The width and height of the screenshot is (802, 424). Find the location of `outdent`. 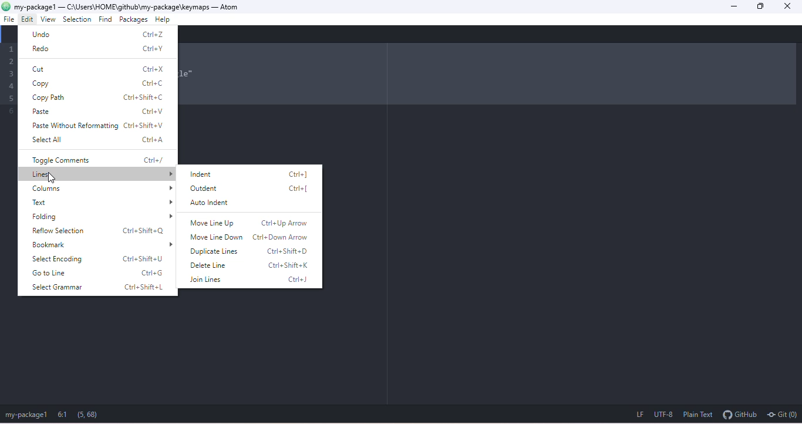

outdent is located at coordinates (251, 189).